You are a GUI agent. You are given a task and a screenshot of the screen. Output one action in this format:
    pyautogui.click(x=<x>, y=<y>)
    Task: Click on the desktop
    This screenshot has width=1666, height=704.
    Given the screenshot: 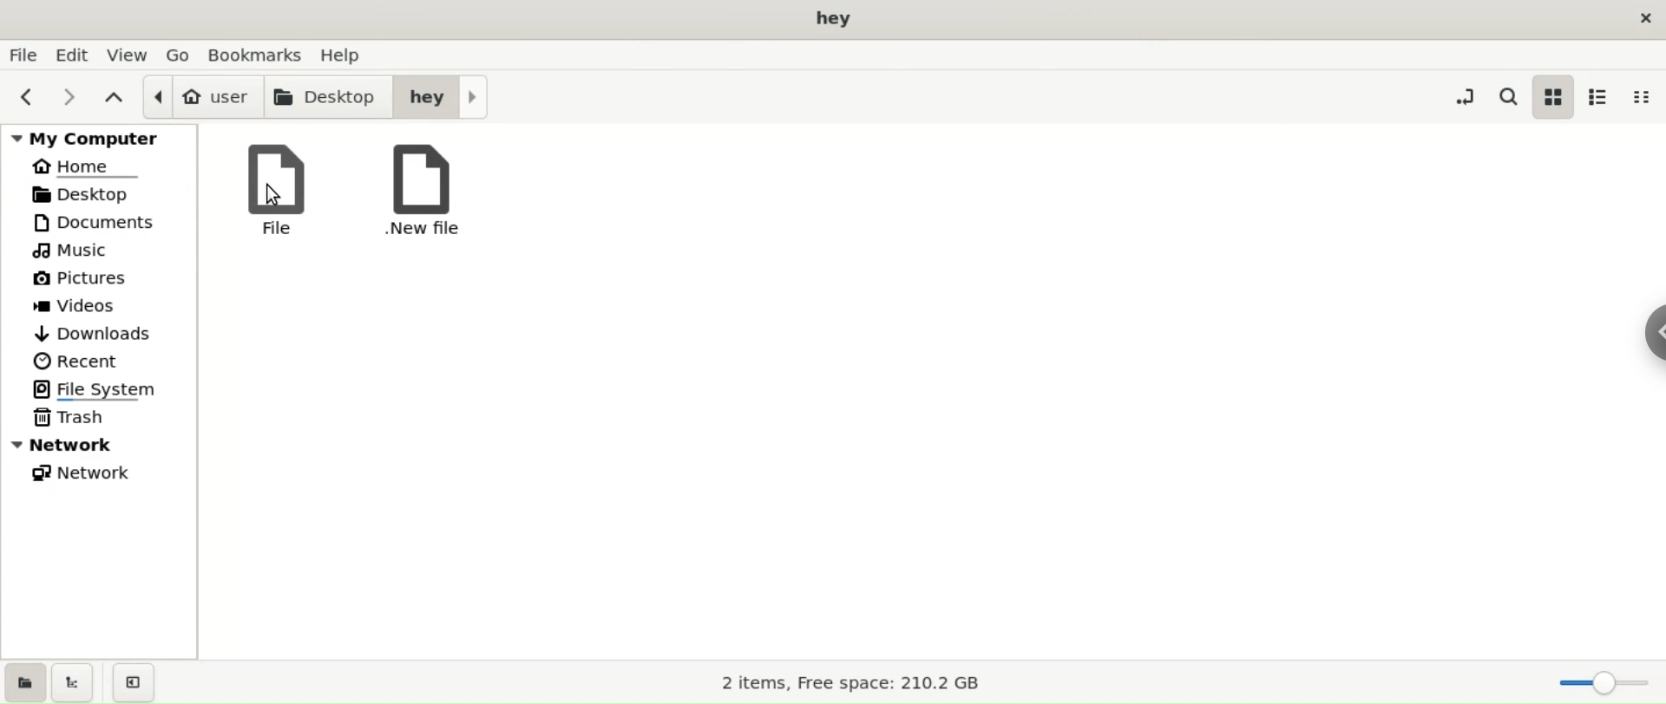 What is the action you would take?
    pyautogui.click(x=836, y=20)
    